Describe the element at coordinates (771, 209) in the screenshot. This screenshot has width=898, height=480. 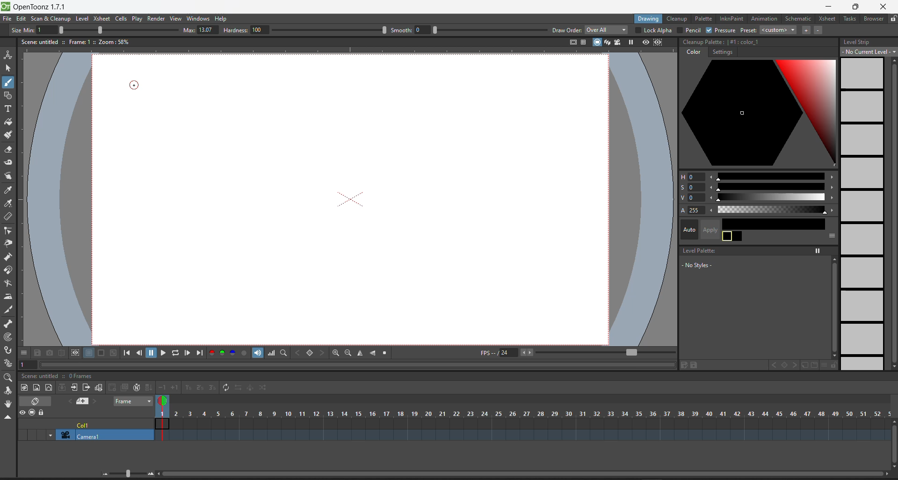
I see `slider` at that location.